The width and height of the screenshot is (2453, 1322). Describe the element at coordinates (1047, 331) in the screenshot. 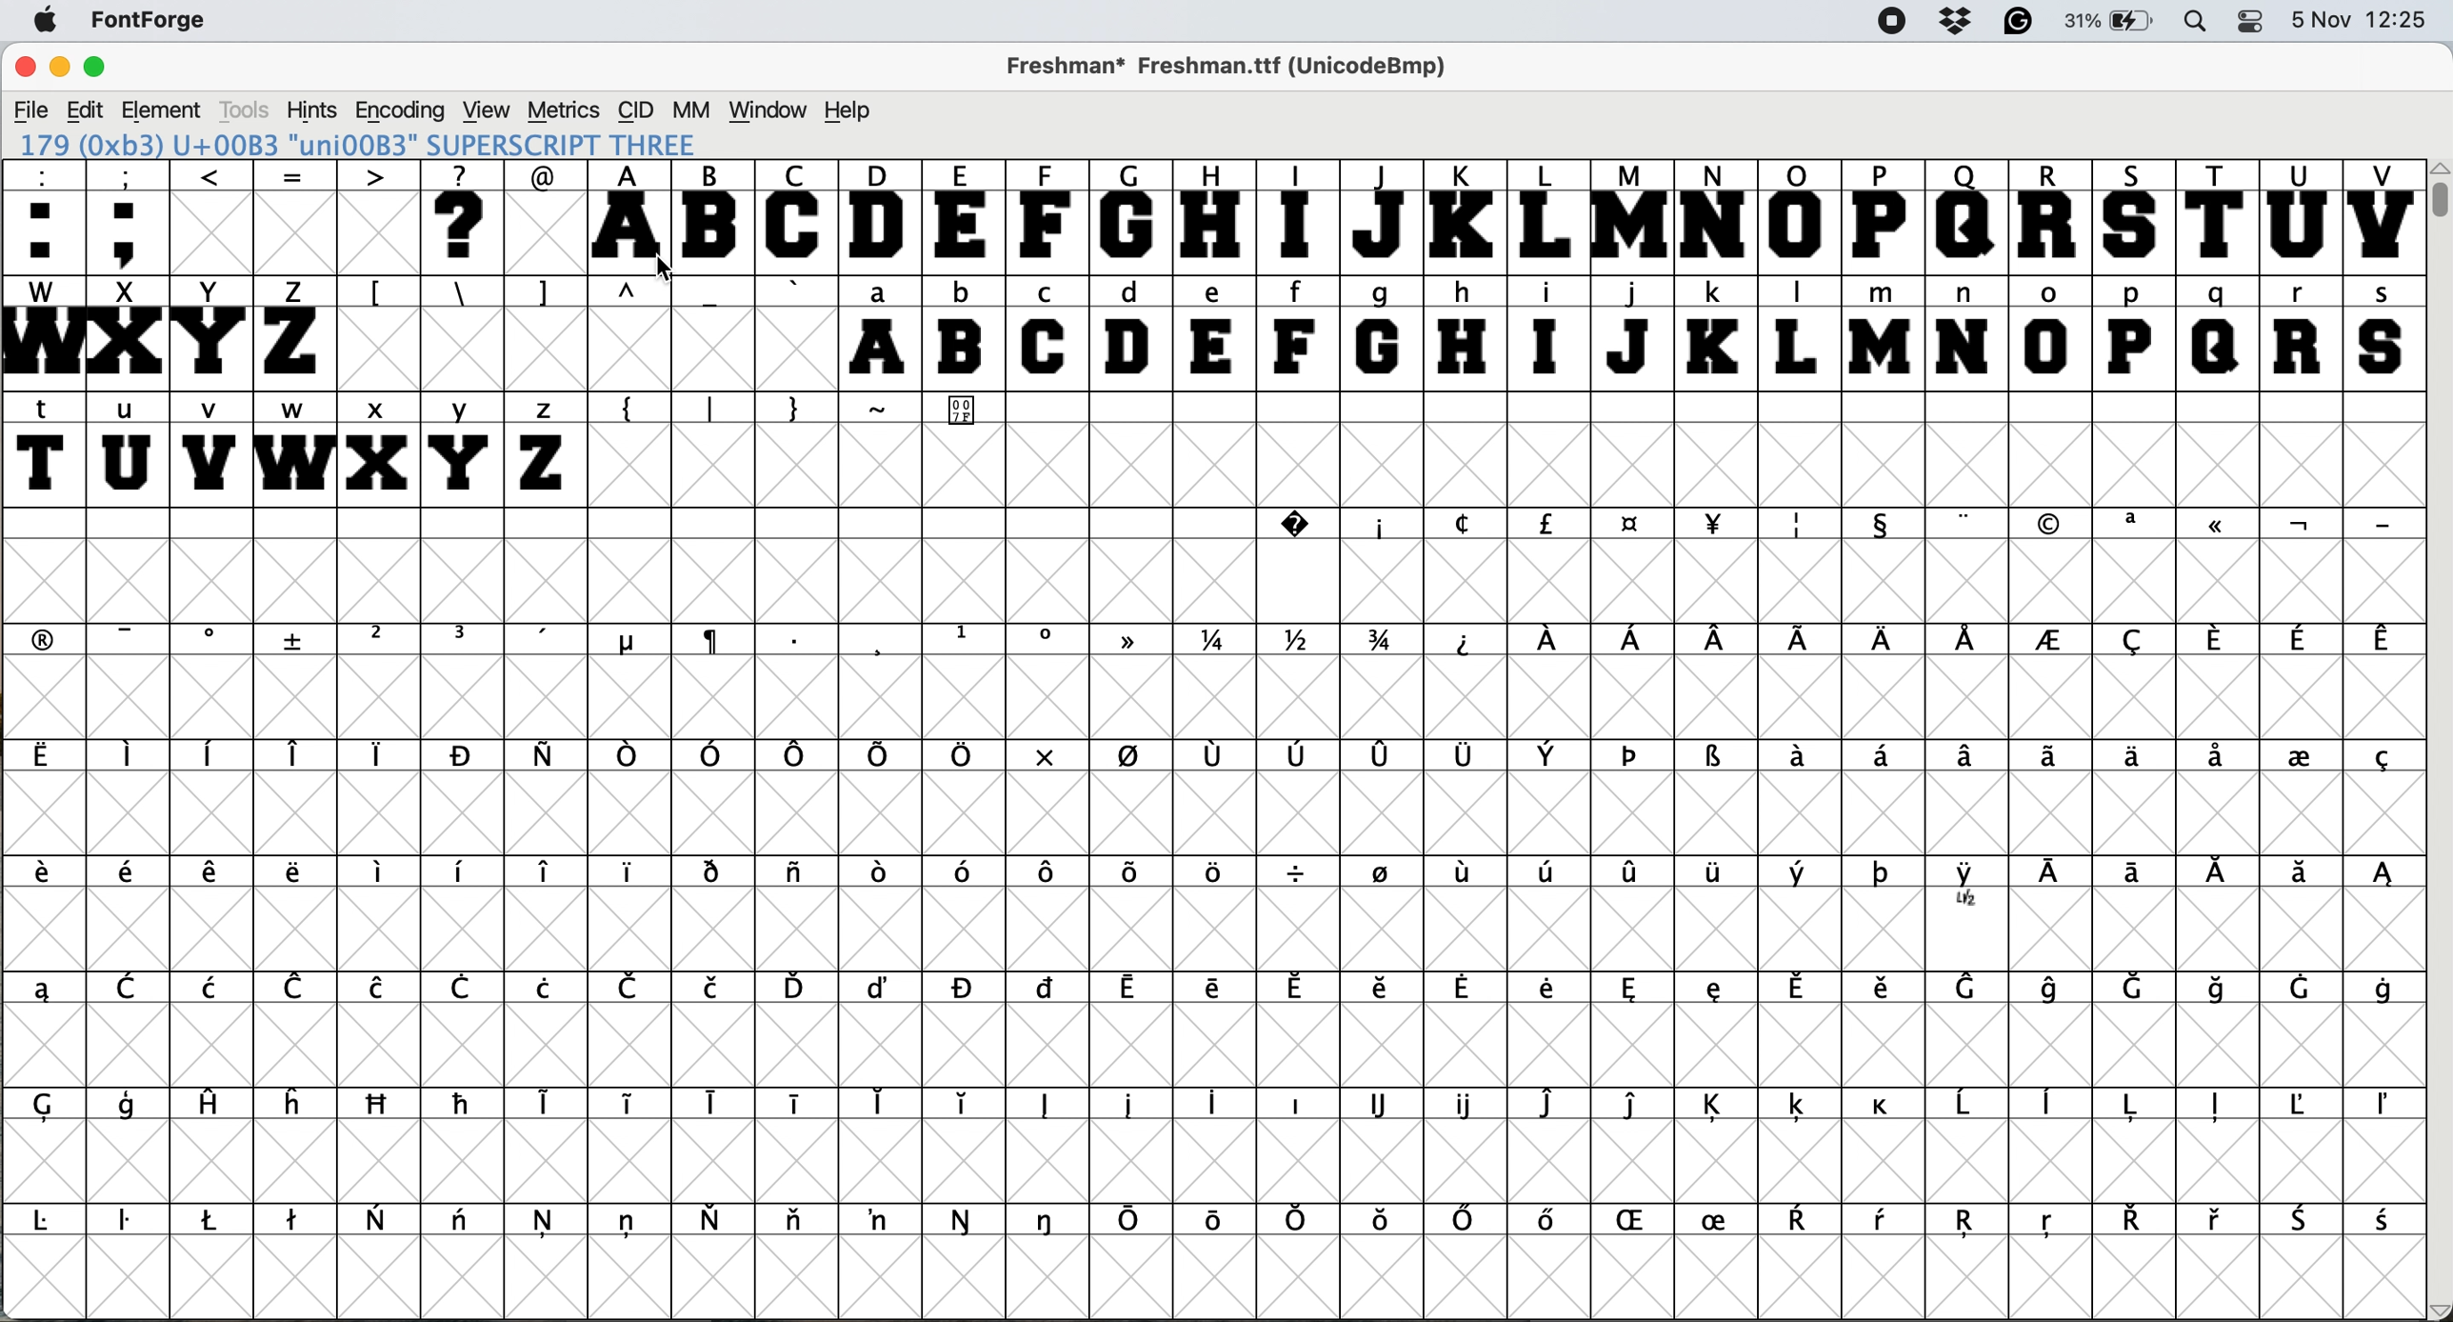

I see `c` at that location.